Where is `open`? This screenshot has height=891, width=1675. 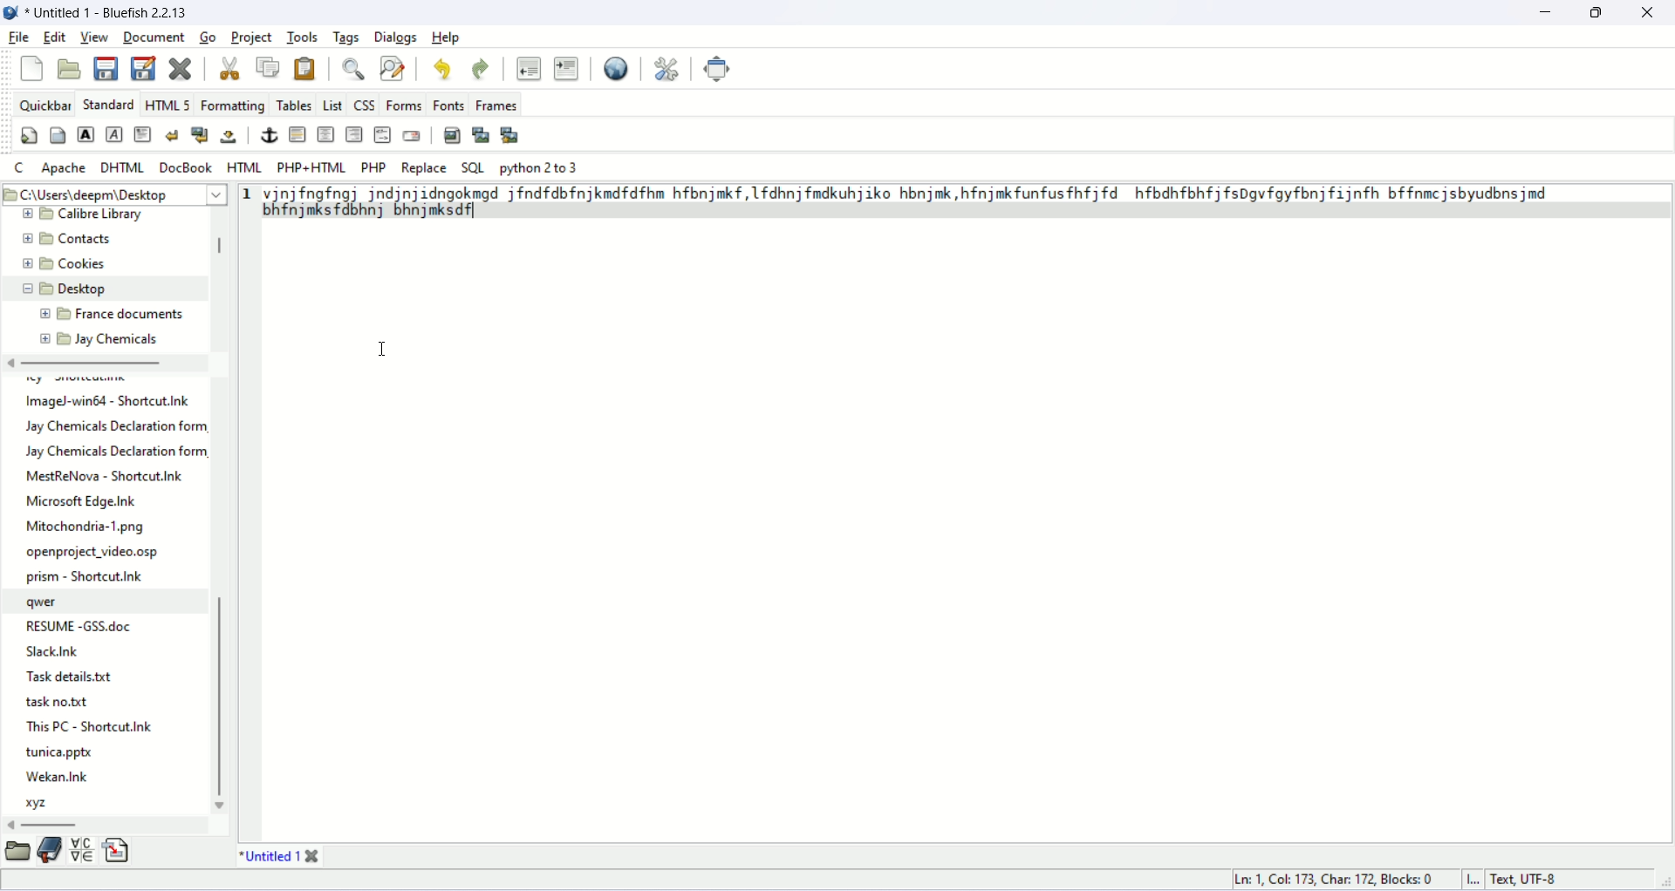
open is located at coordinates (70, 66).